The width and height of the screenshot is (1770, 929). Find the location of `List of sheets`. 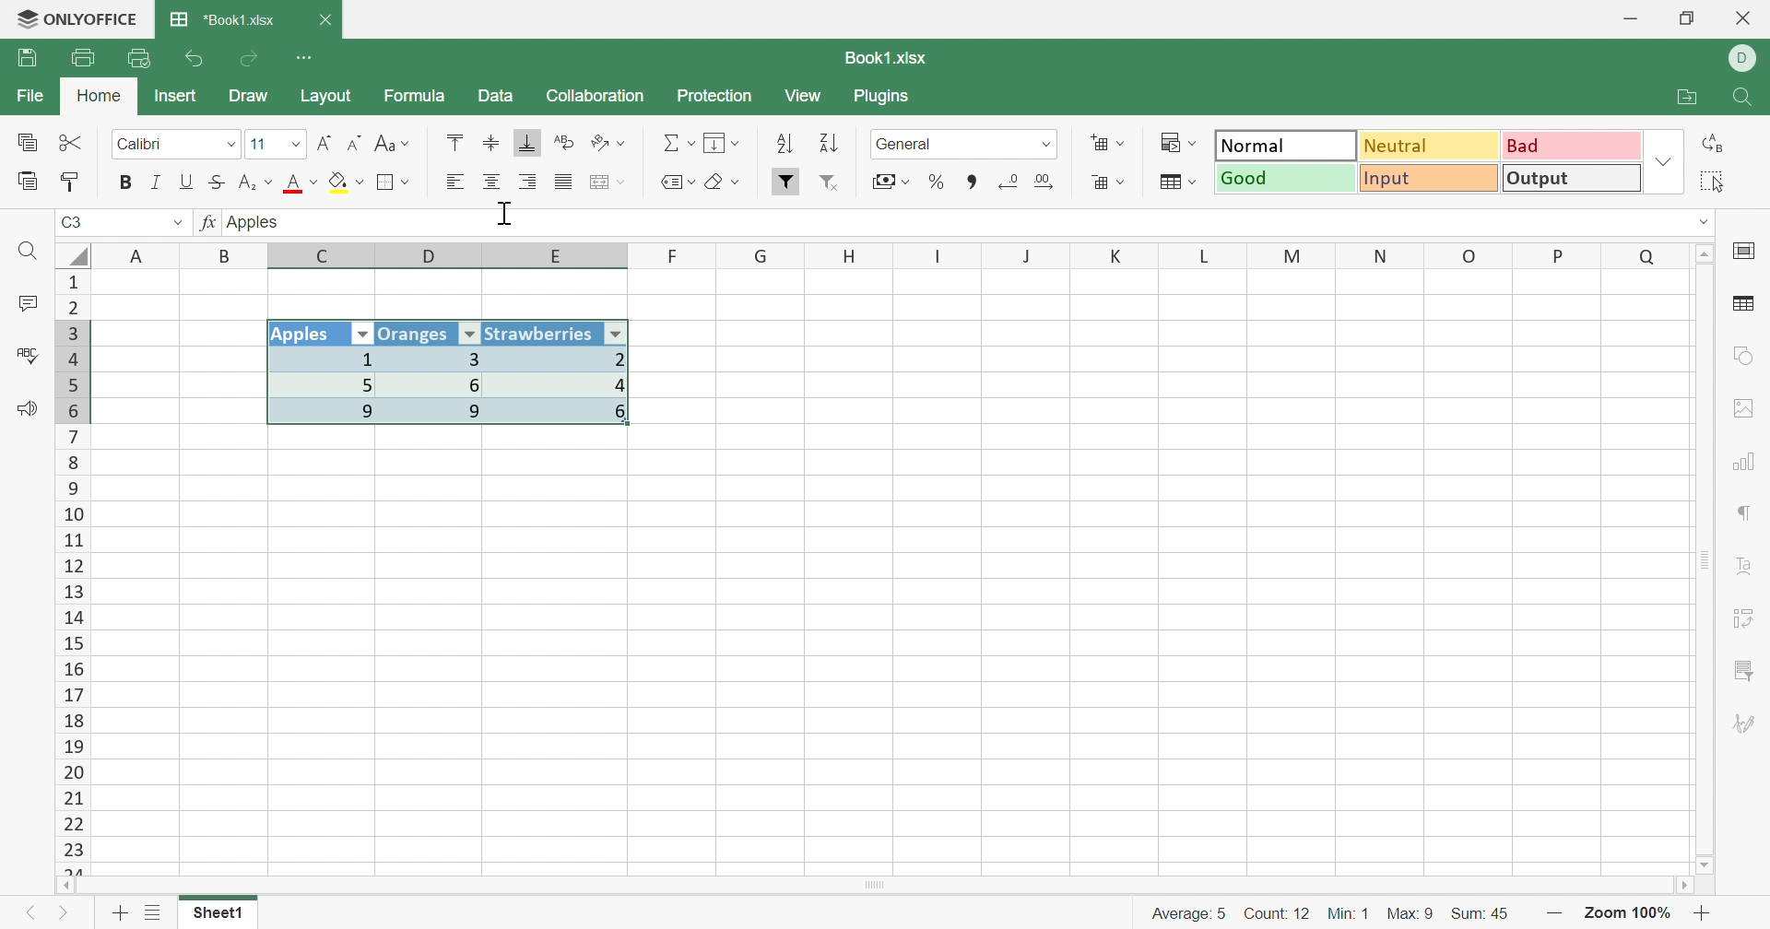

List of sheets is located at coordinates (152, 913).